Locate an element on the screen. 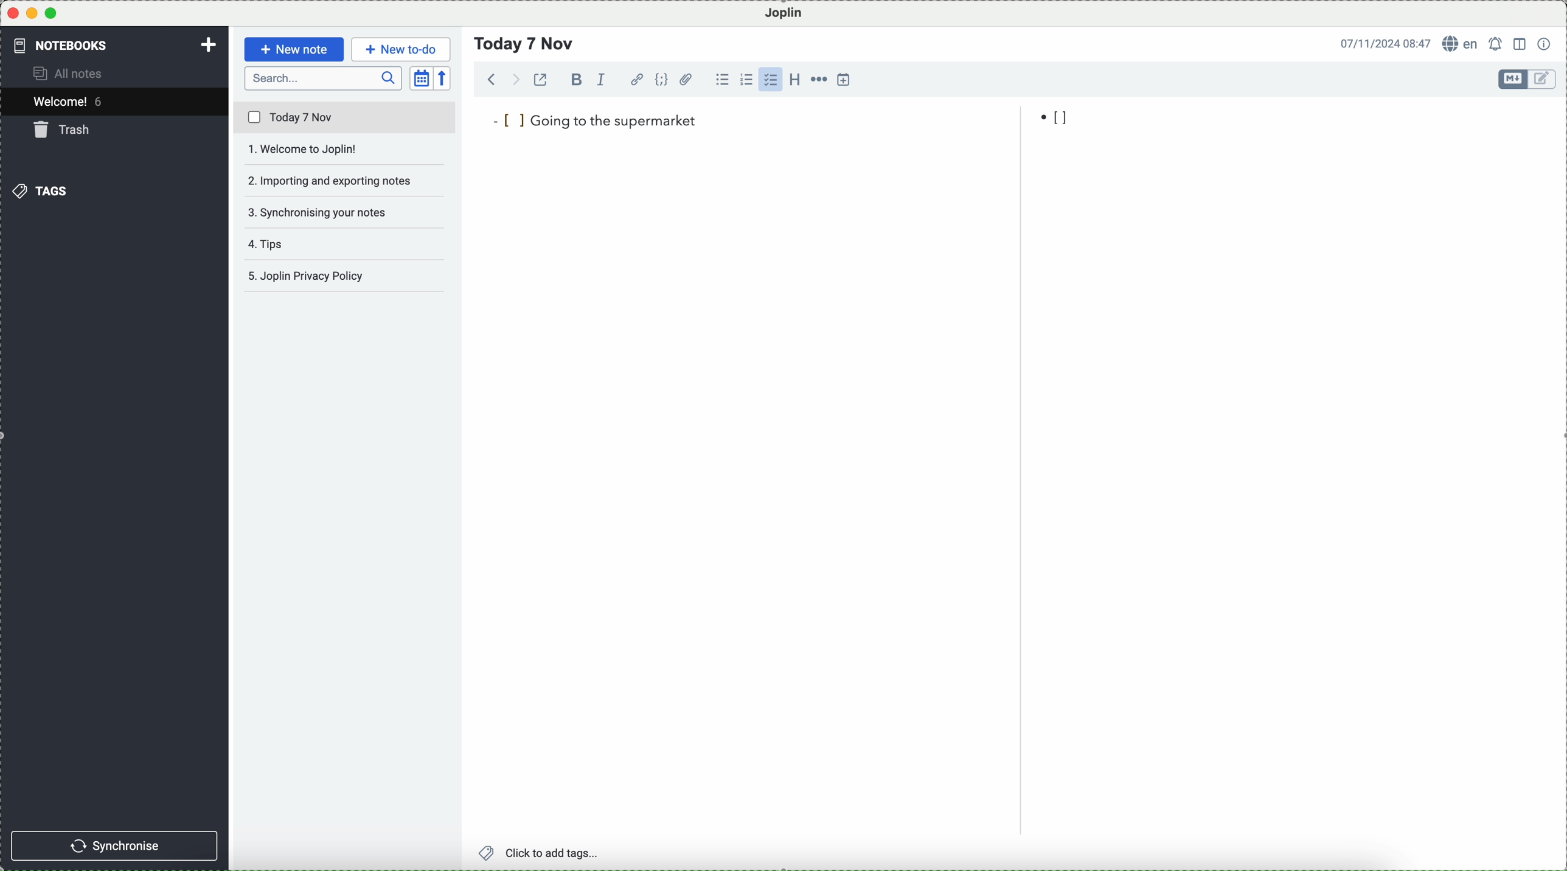 The height and width of the screenshot is (871, 1567). add tags is located at coordinates (541, 853).